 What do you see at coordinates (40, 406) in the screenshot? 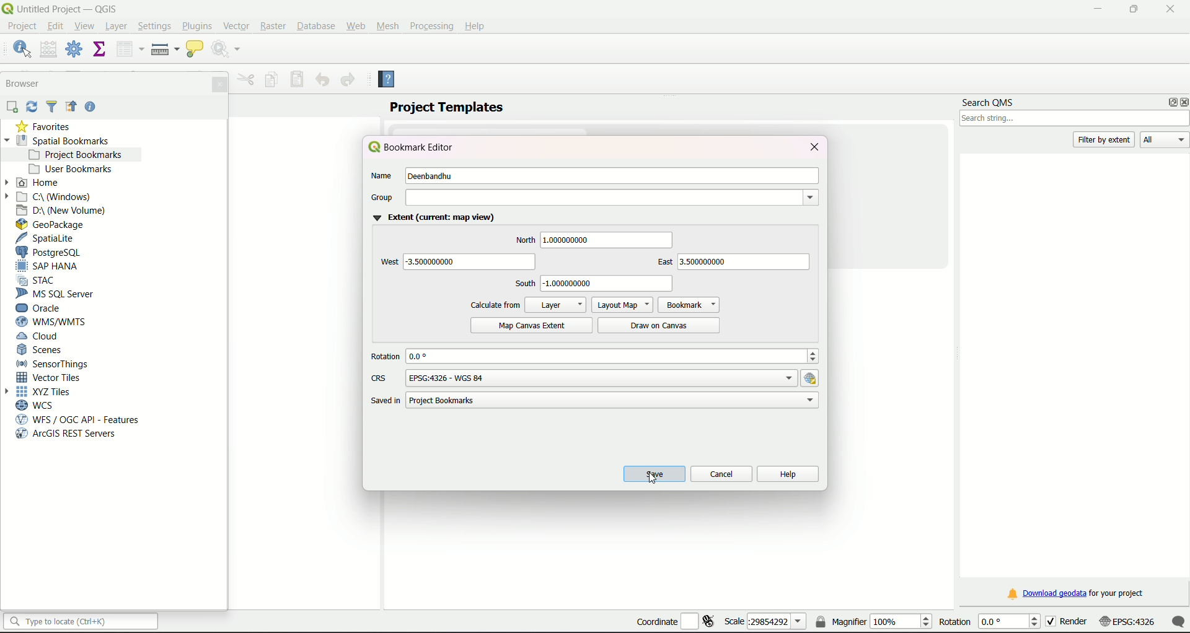
I see `WCS` at bounding box center [40, 406].